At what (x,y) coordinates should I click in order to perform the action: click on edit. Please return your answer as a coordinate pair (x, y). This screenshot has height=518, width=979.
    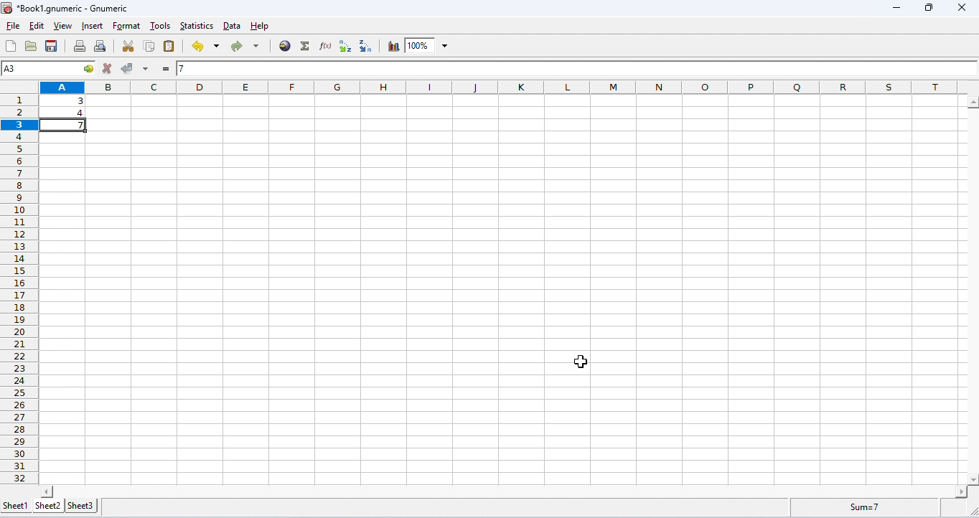
    Looking at the image, I should click on (37, 25).